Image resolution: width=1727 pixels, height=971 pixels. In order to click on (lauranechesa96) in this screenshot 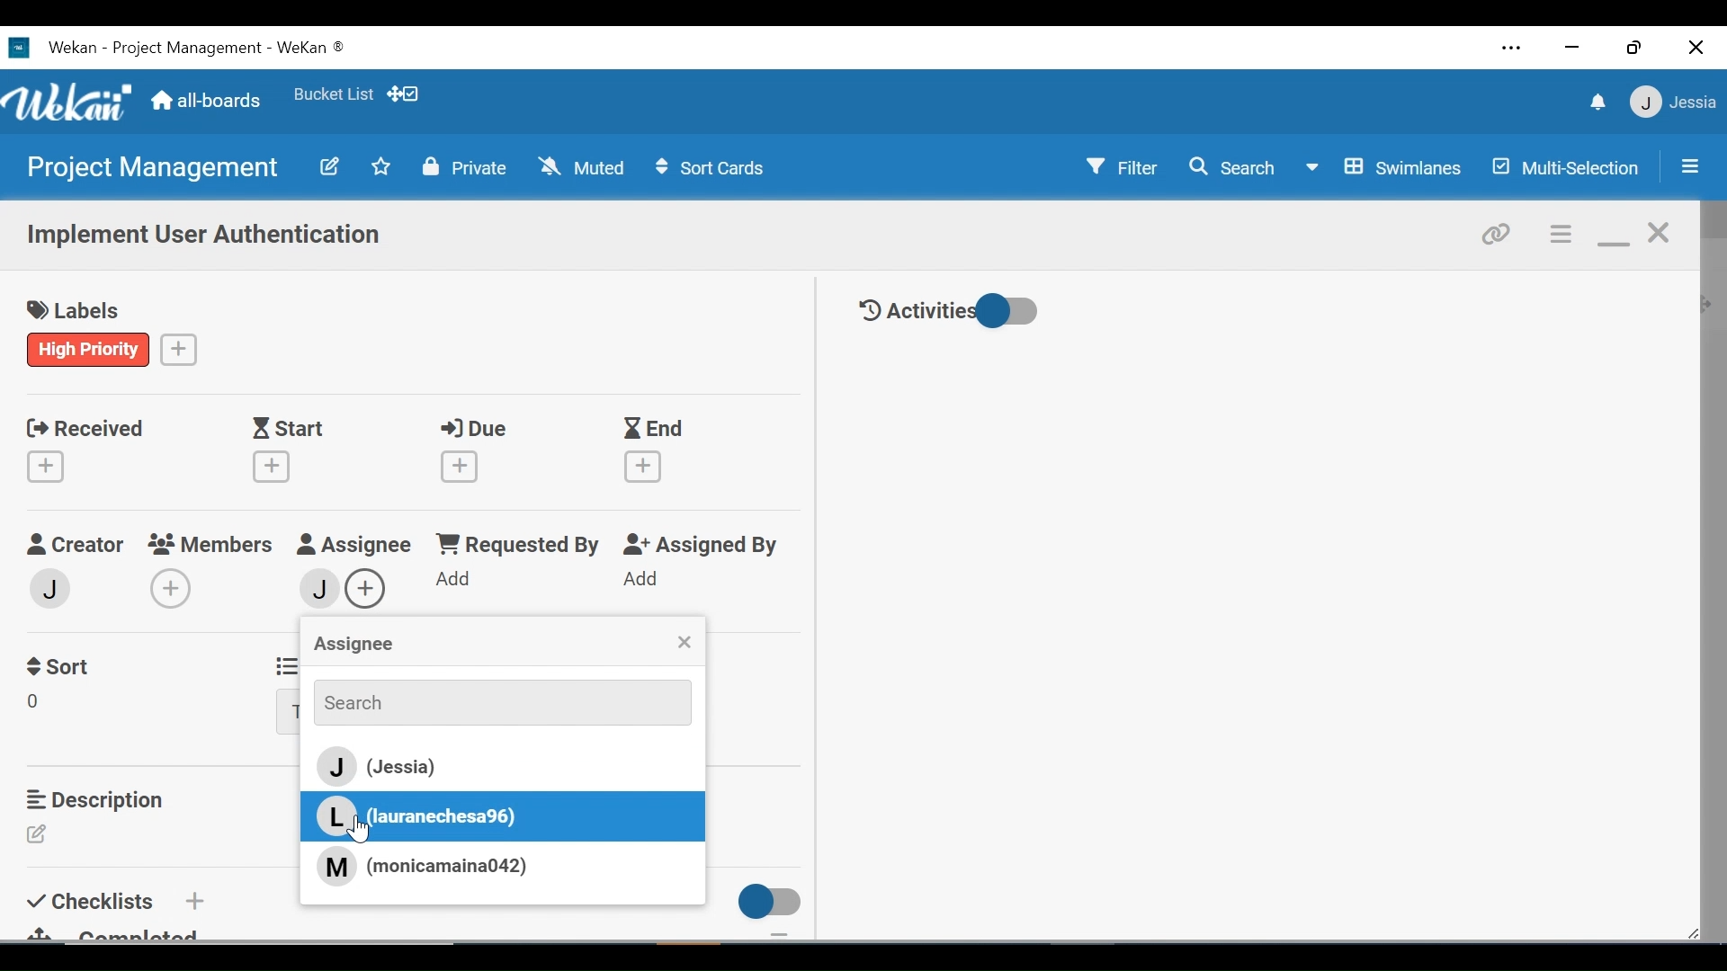, I will do `click(422, 816)`.